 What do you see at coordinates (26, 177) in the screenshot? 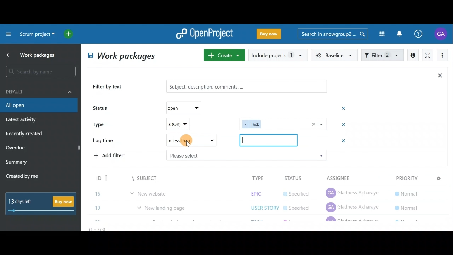
I see `Created by me` at bounding box center [26, 177].